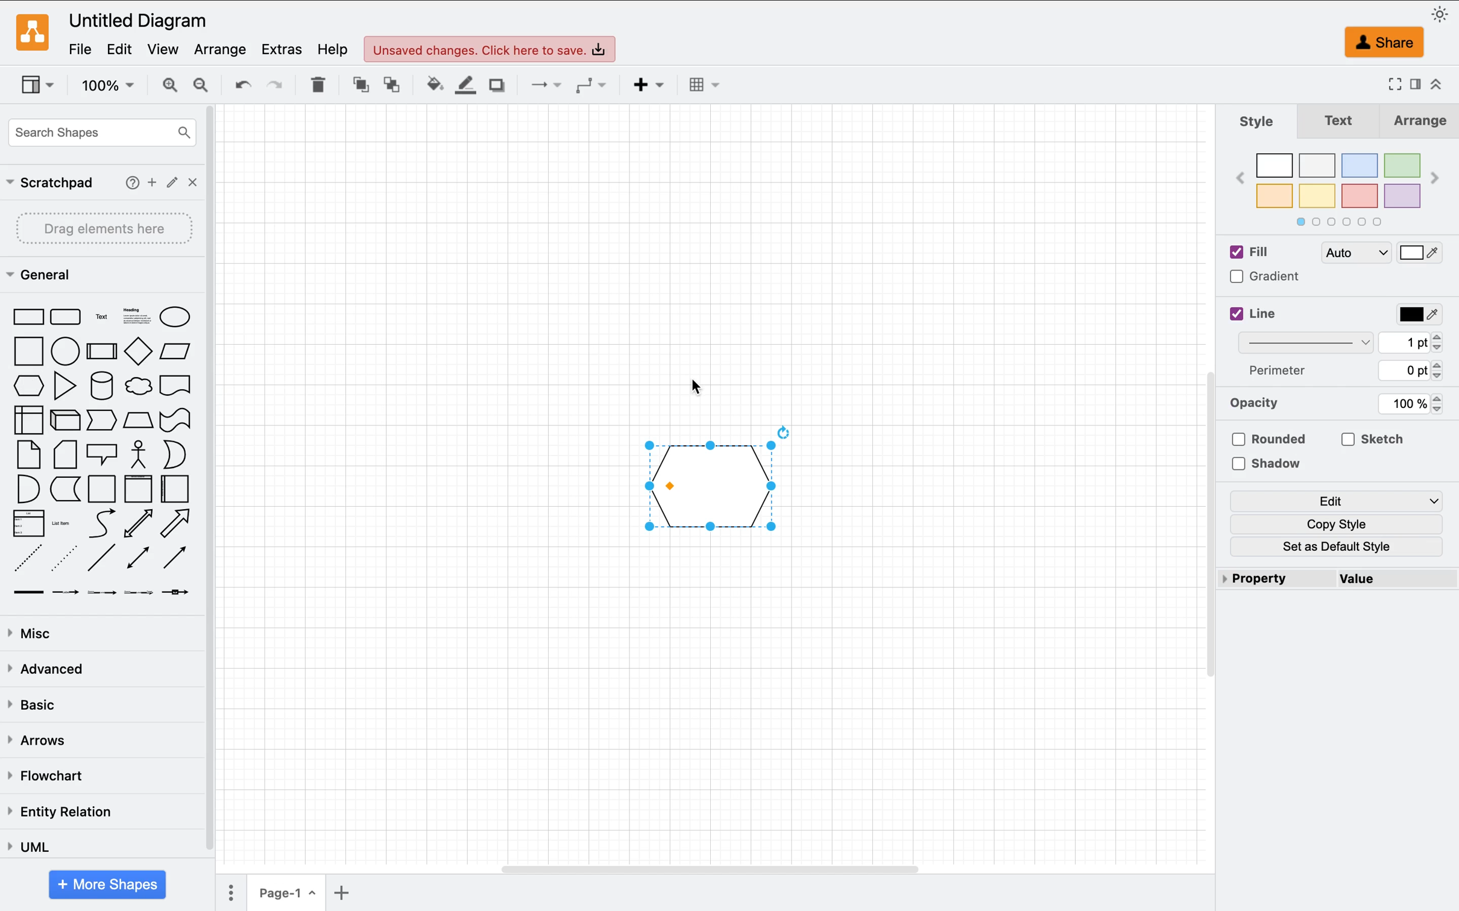  Describe the element at coordinates (27, 524) in the screenshot. I see `list` at that location.